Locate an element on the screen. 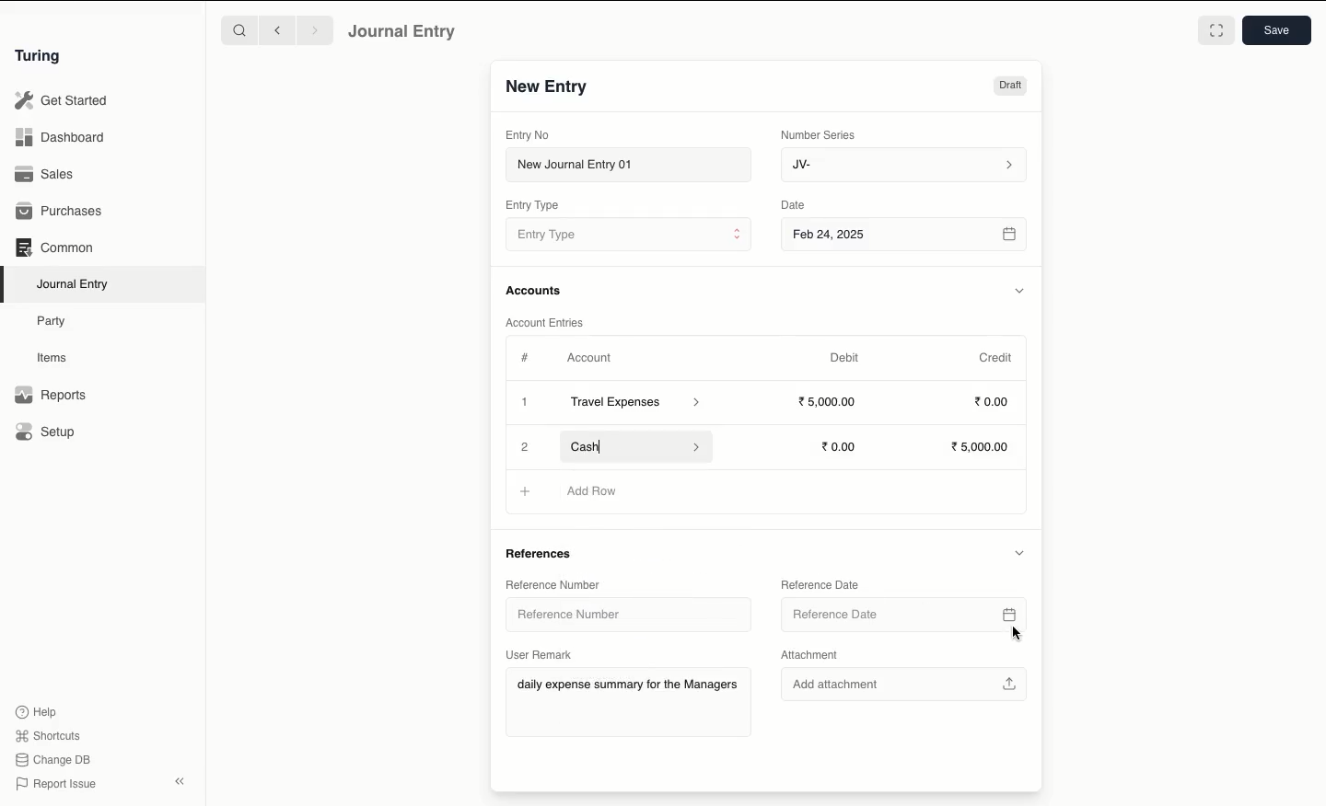 Image resolution: width=1326 pixels, height=806 pixels. Common is located at coordinates (56, 248).